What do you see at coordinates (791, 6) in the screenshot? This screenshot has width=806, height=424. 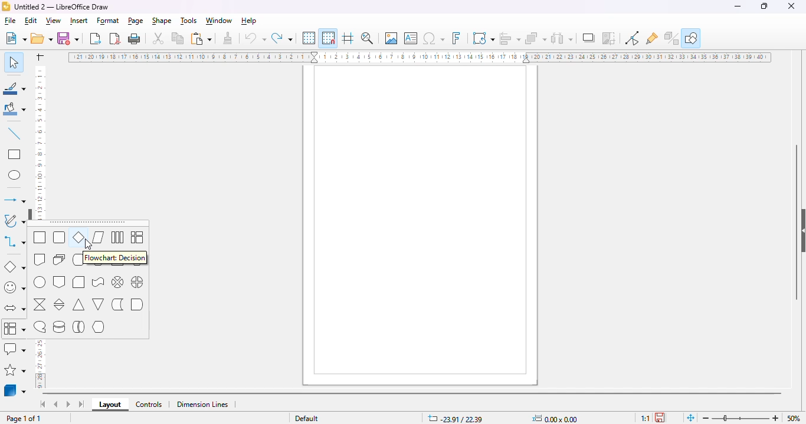 I see `close` at bounding box center [791, 6].